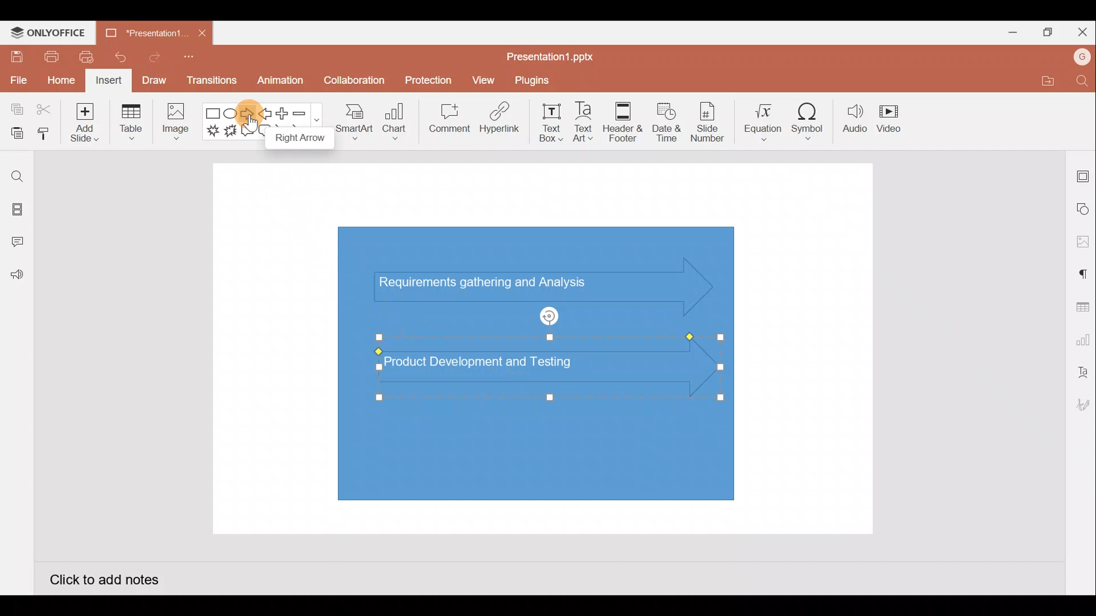 Image resolution: width=1096 pixels, height=616 pixels. I want to click on Customize quick access toolbar, so click(192, 60).